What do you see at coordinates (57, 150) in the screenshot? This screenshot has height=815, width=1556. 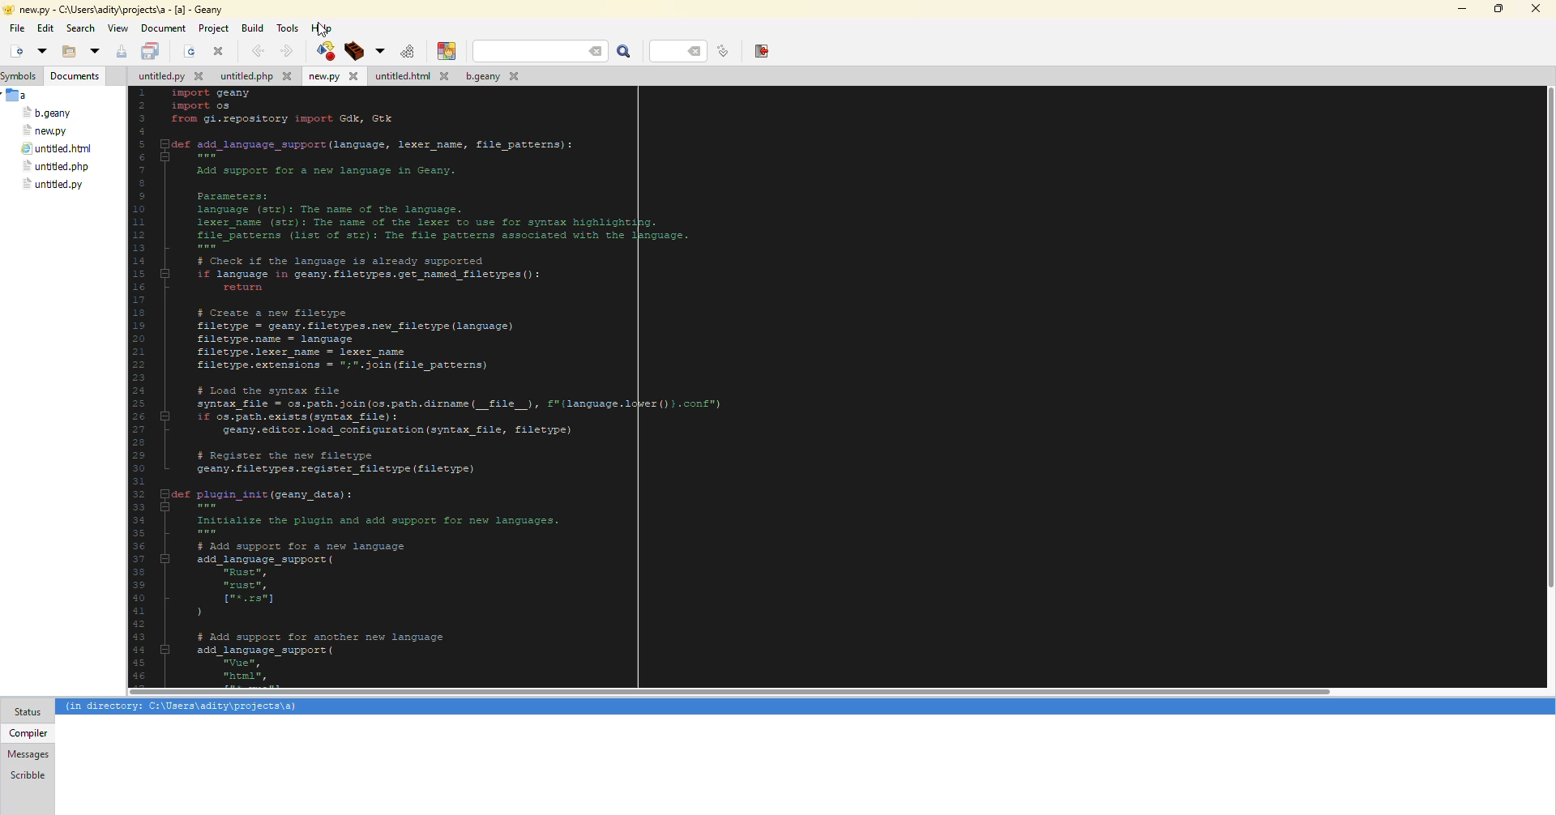 I see `file` at bounding box center [57, 150].